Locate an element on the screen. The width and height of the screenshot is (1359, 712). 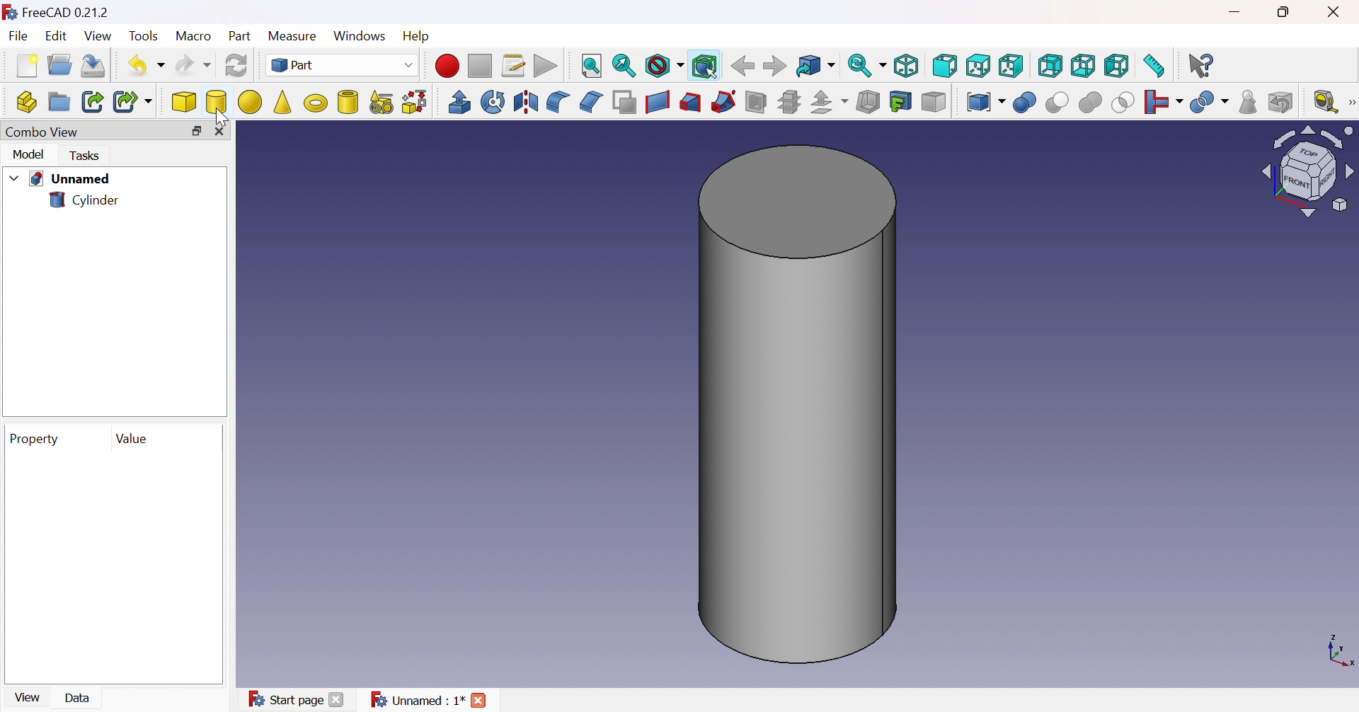
Split objects is located at coordinates (1210, 102).